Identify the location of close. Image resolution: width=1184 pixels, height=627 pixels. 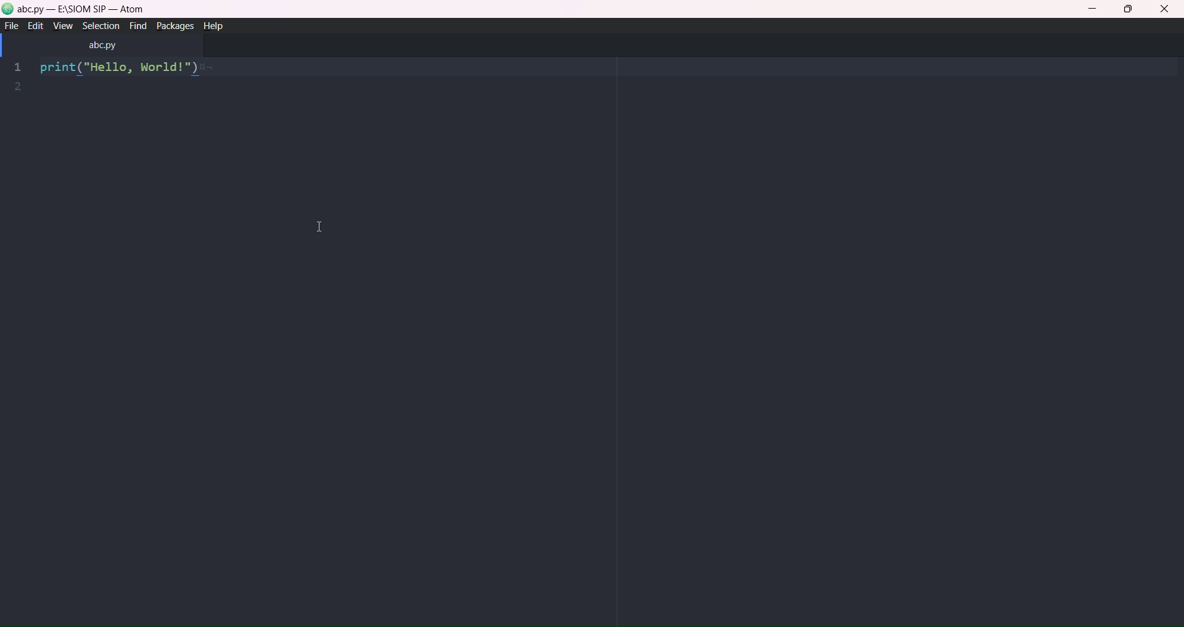
(1165, 9).